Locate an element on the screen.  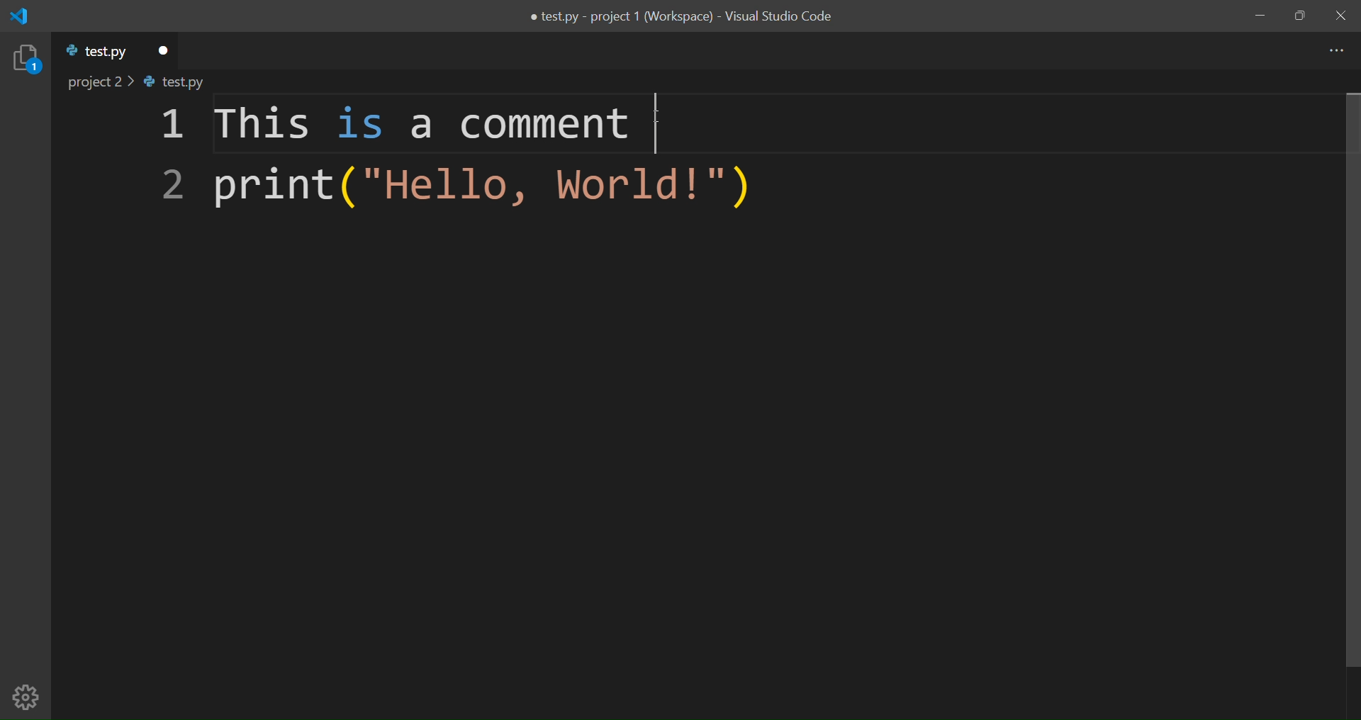
minimize is located at coordinates (1258, 15).